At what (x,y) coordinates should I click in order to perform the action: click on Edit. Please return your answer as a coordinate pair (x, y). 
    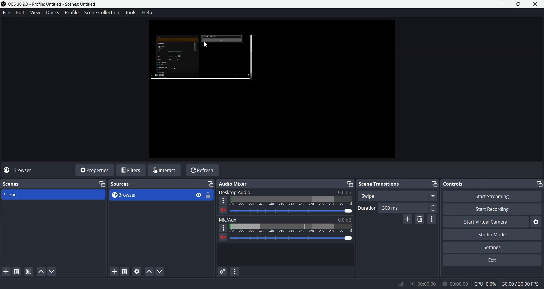
    Looking at the image, I should click on (21, 12).